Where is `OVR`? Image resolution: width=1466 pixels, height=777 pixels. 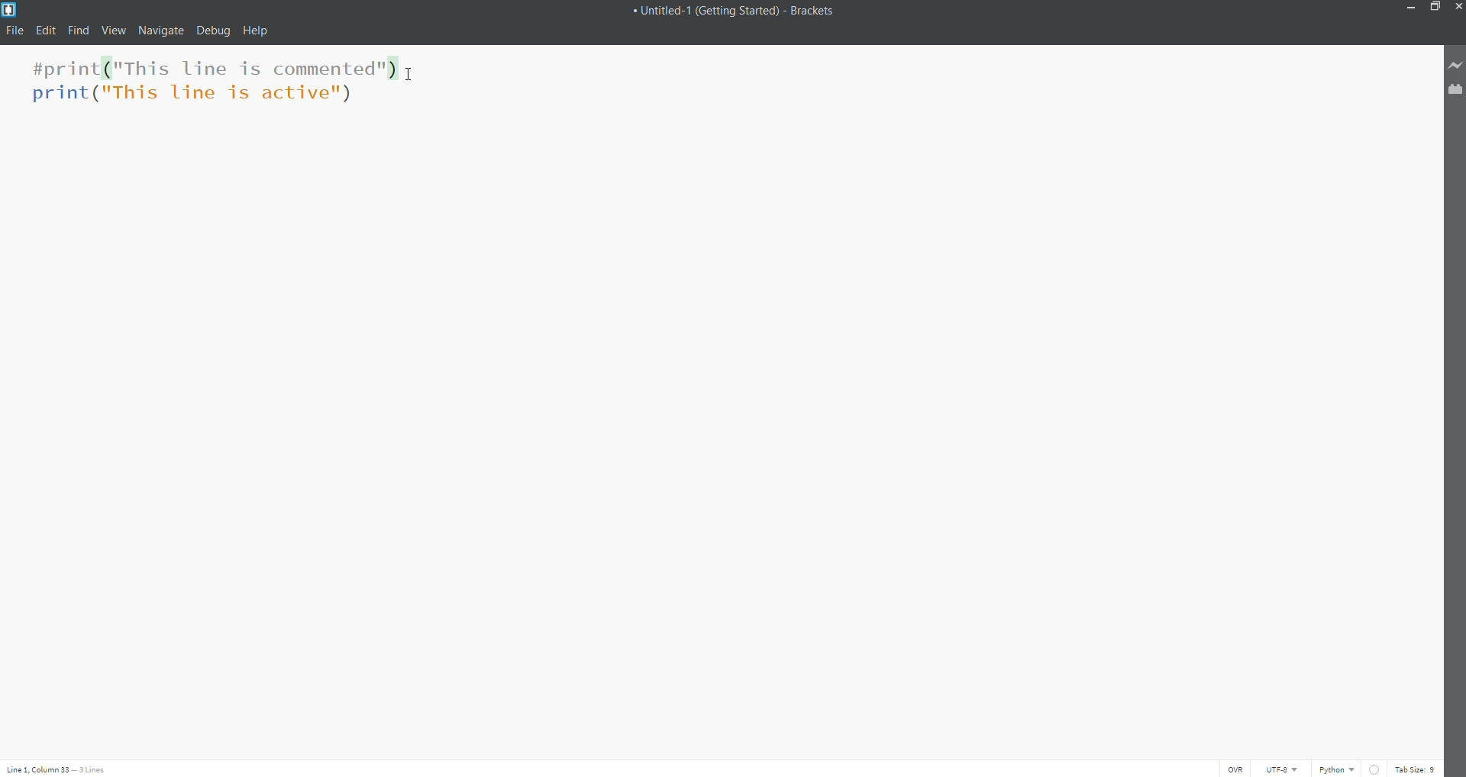 OVR is located at coordinates (1237, 769).